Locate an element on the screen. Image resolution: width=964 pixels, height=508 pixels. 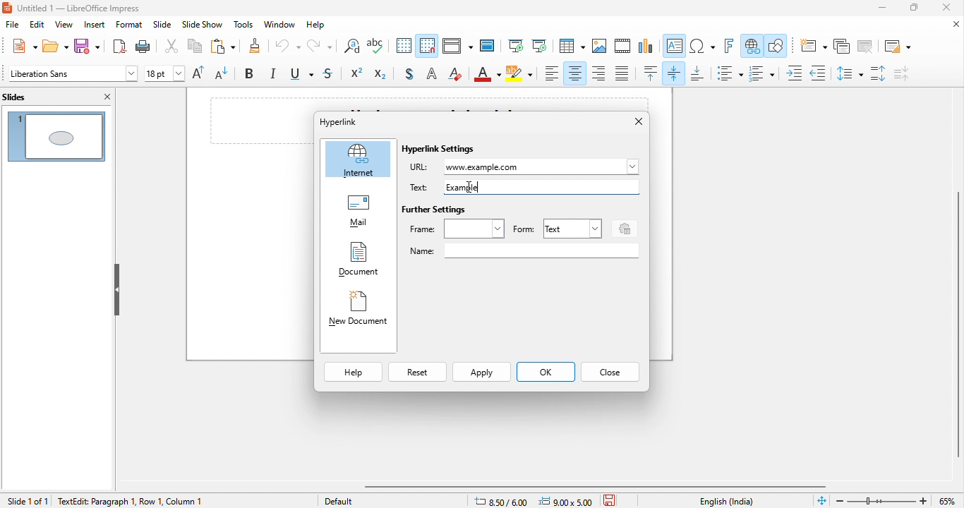
hide is located at coordinates (116, 289).